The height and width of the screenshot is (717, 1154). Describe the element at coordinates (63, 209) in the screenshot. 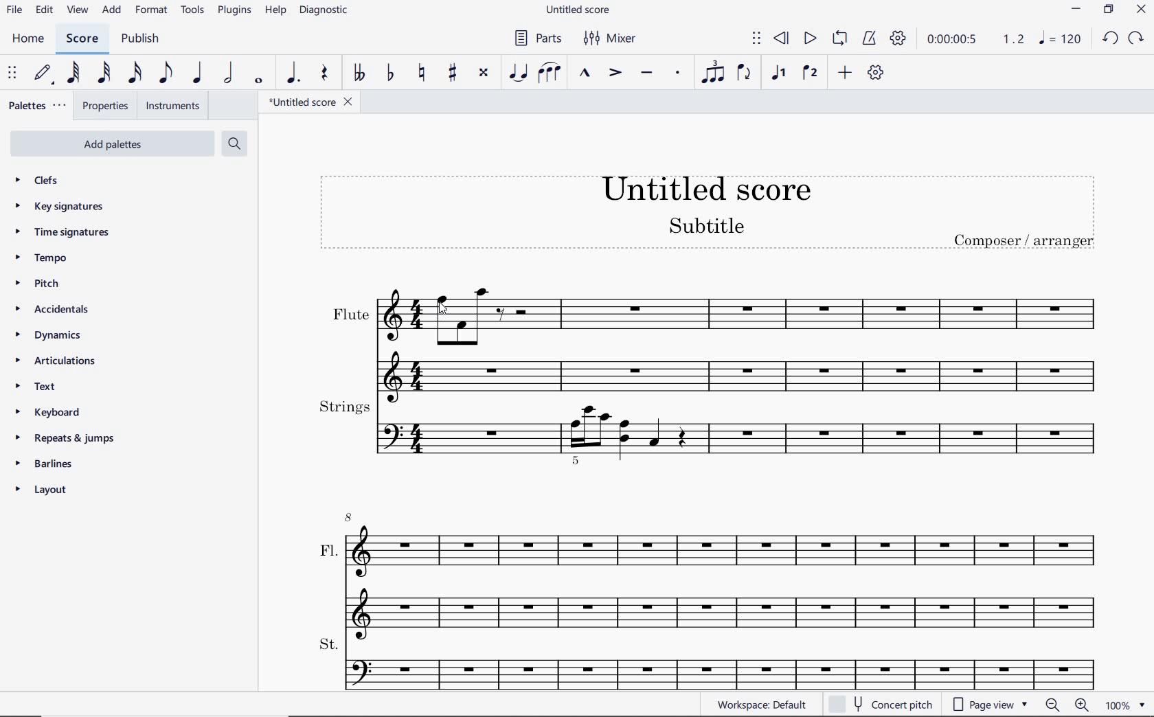

I see `key signatures` at that location.